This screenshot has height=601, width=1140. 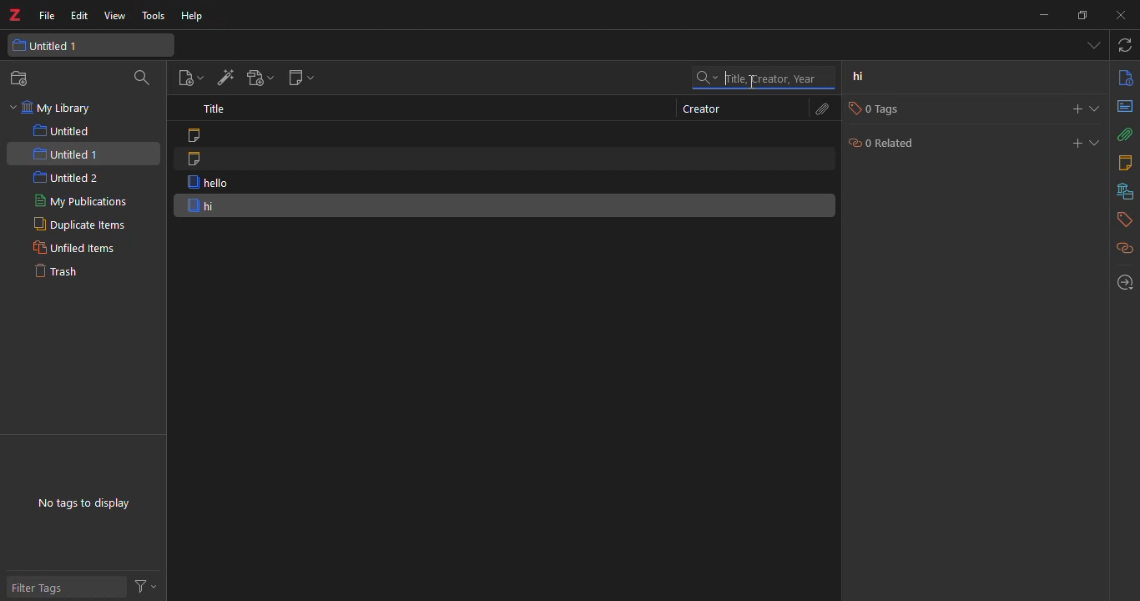 I want to click on add attach, so click(x=259, y=80).